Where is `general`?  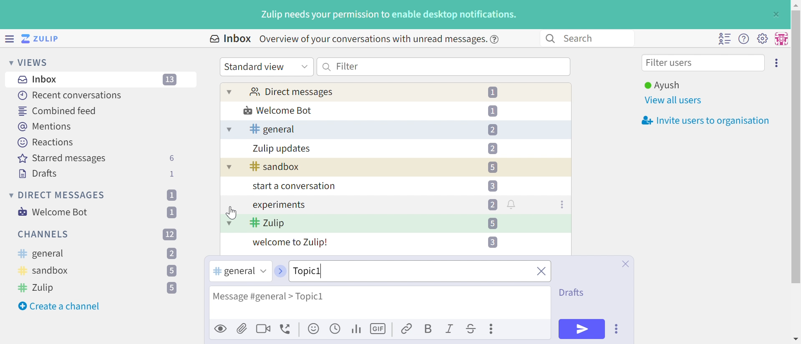 general is located at coordinates (40, 254).